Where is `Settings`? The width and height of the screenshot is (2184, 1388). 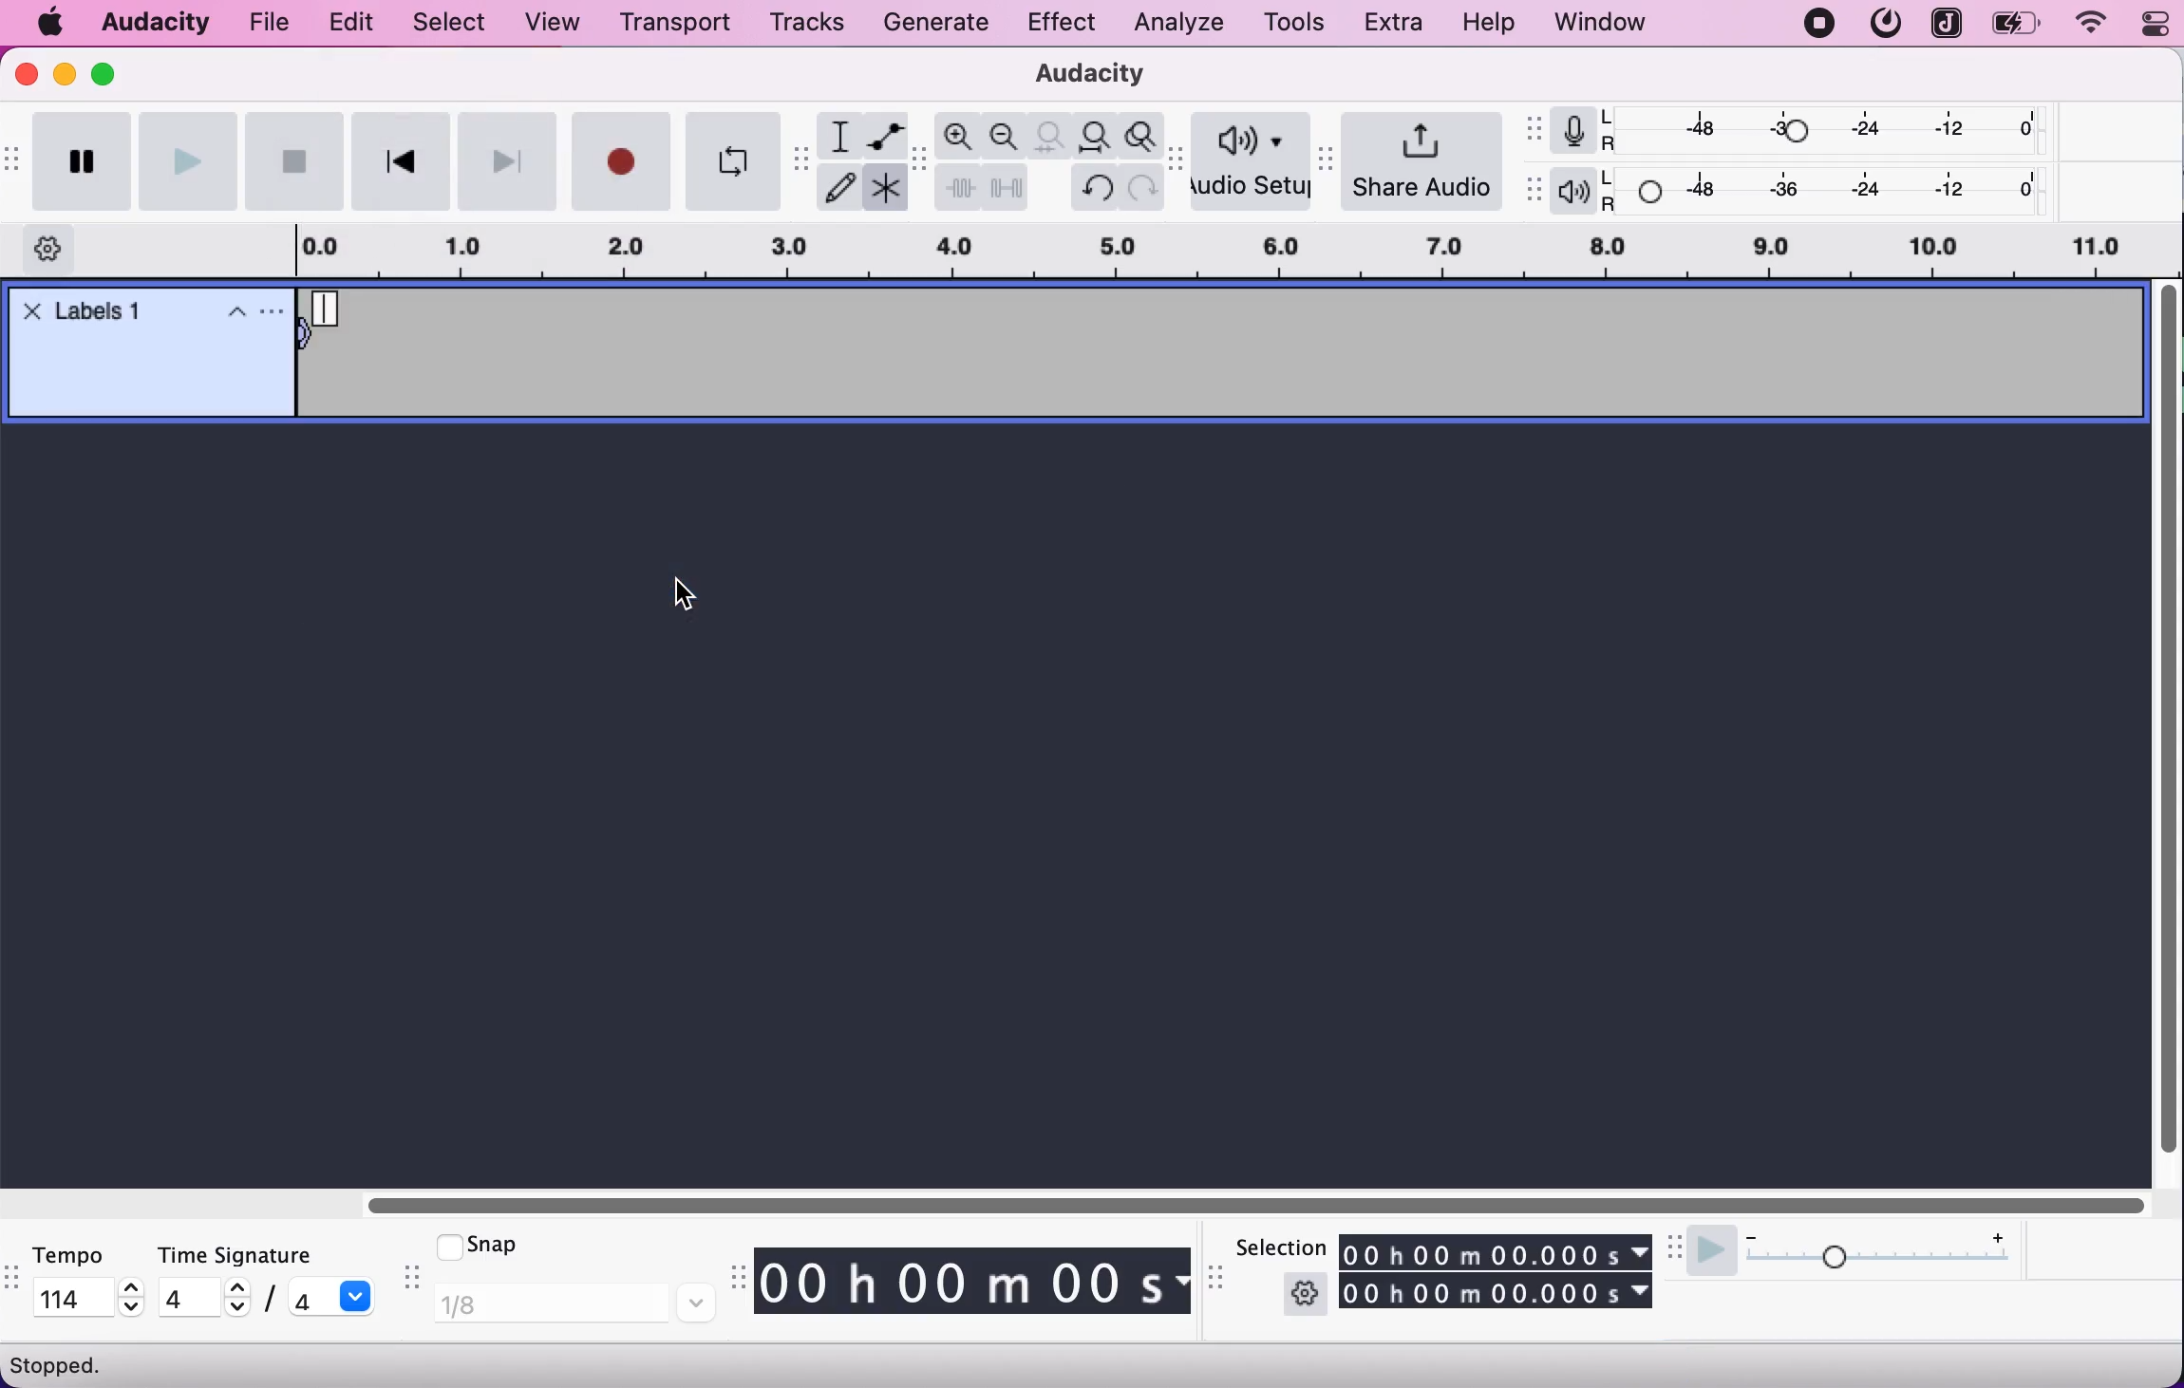
Settings is located at coordinates (273, 314).